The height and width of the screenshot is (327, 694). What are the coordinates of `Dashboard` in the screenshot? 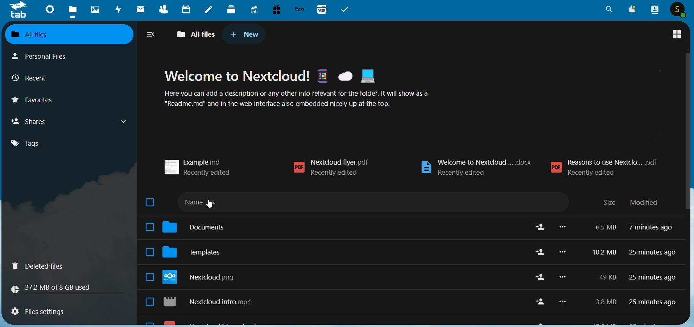 It's located at (50, 9).